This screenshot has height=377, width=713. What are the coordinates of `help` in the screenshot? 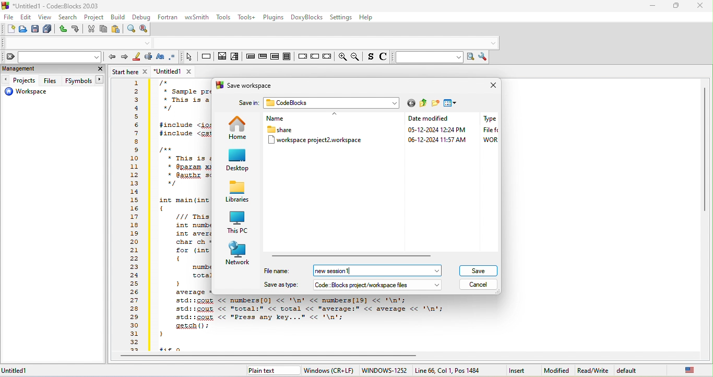 It's located at (366, 17).